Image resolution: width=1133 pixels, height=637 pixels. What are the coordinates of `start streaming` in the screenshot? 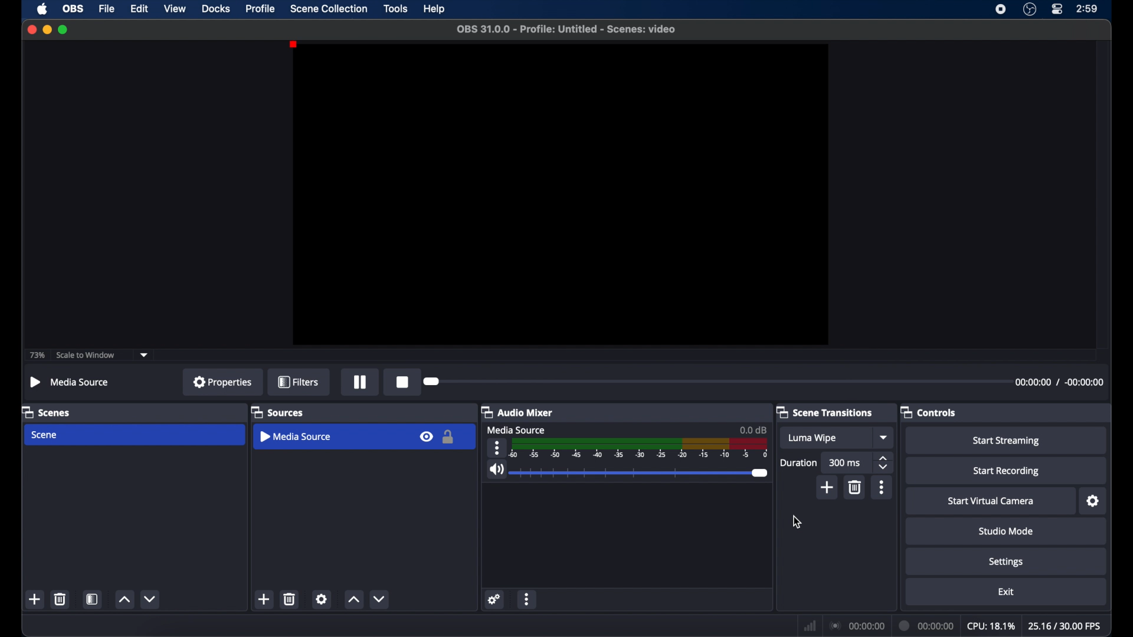 It's located at (1007, 441).